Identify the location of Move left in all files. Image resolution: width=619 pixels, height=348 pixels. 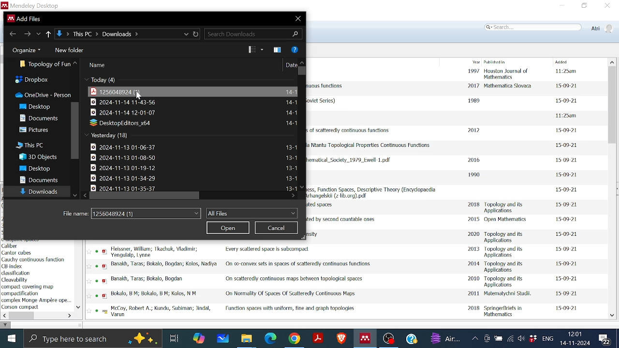
(84, 196).